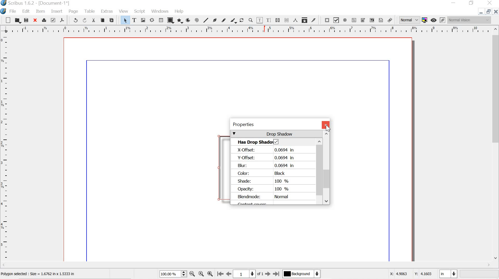 This screenshot has height=279, width=499. I want to click on EDIT, so click(27, 11).